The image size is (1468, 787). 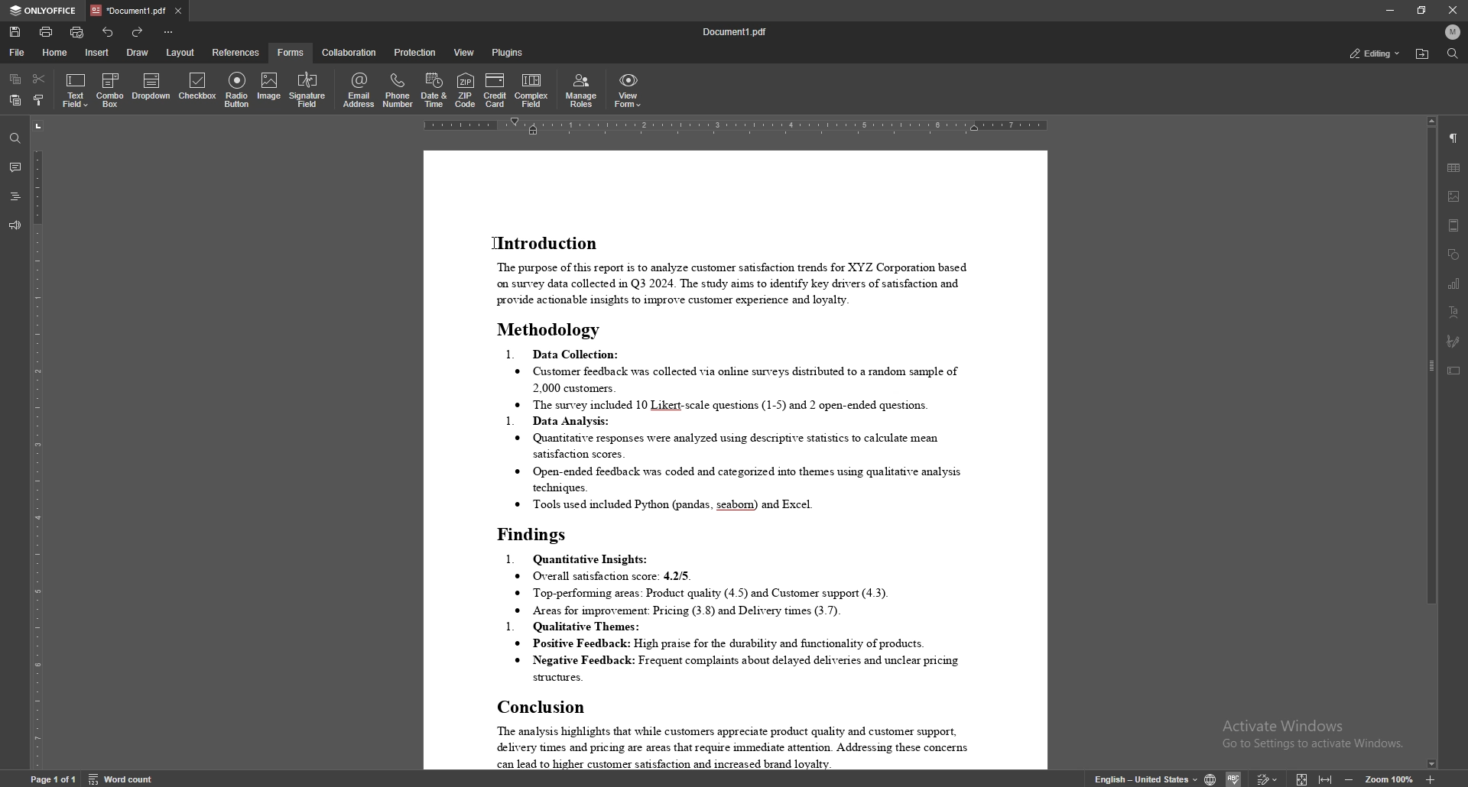 I want to click on complex field, so click(x=533, y=91).